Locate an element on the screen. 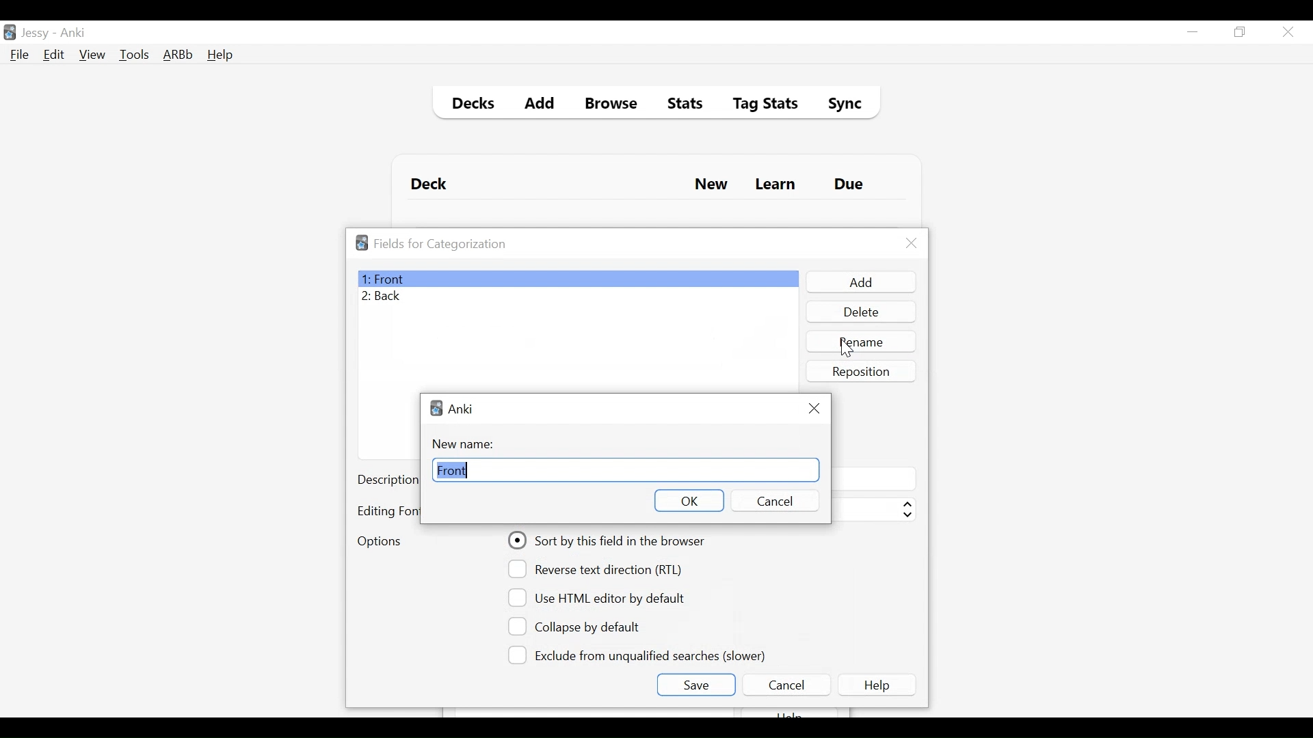 Image resolution: width=1313 pixels, height=738 pixels. Tag Stats is located at coordinates (758, 105).